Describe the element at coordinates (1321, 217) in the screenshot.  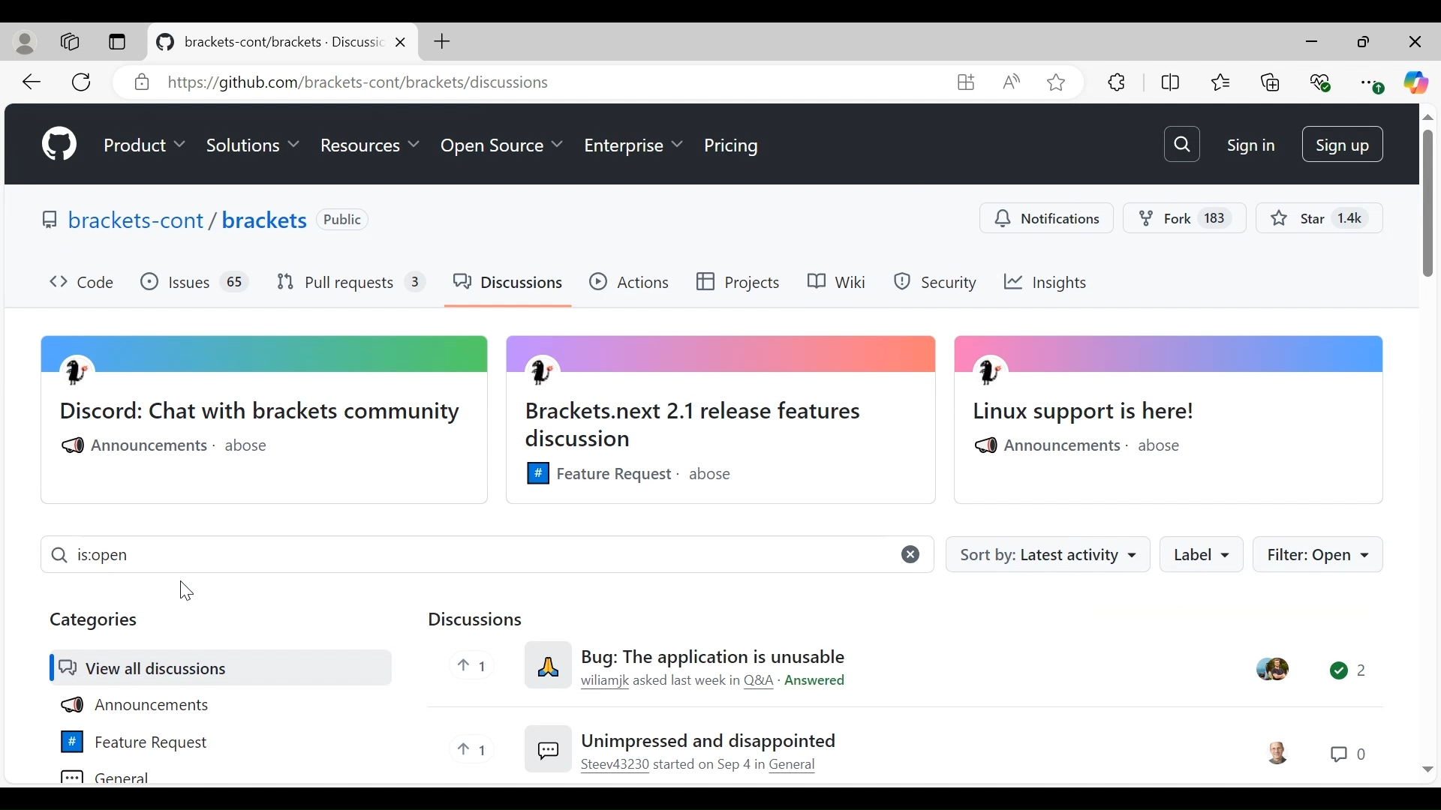
I see `Star ` at that location.